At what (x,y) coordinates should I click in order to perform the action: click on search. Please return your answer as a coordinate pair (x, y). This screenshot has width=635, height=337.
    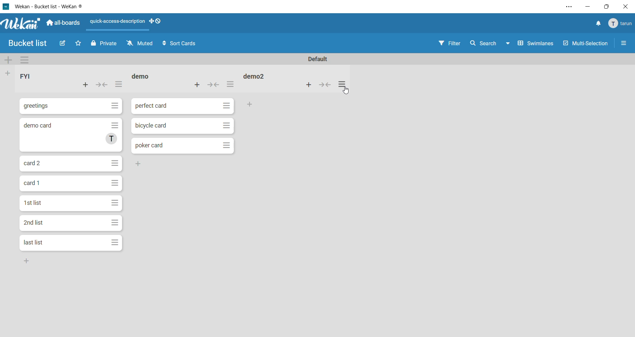
    Looking at the image, I should click on (483, 44).